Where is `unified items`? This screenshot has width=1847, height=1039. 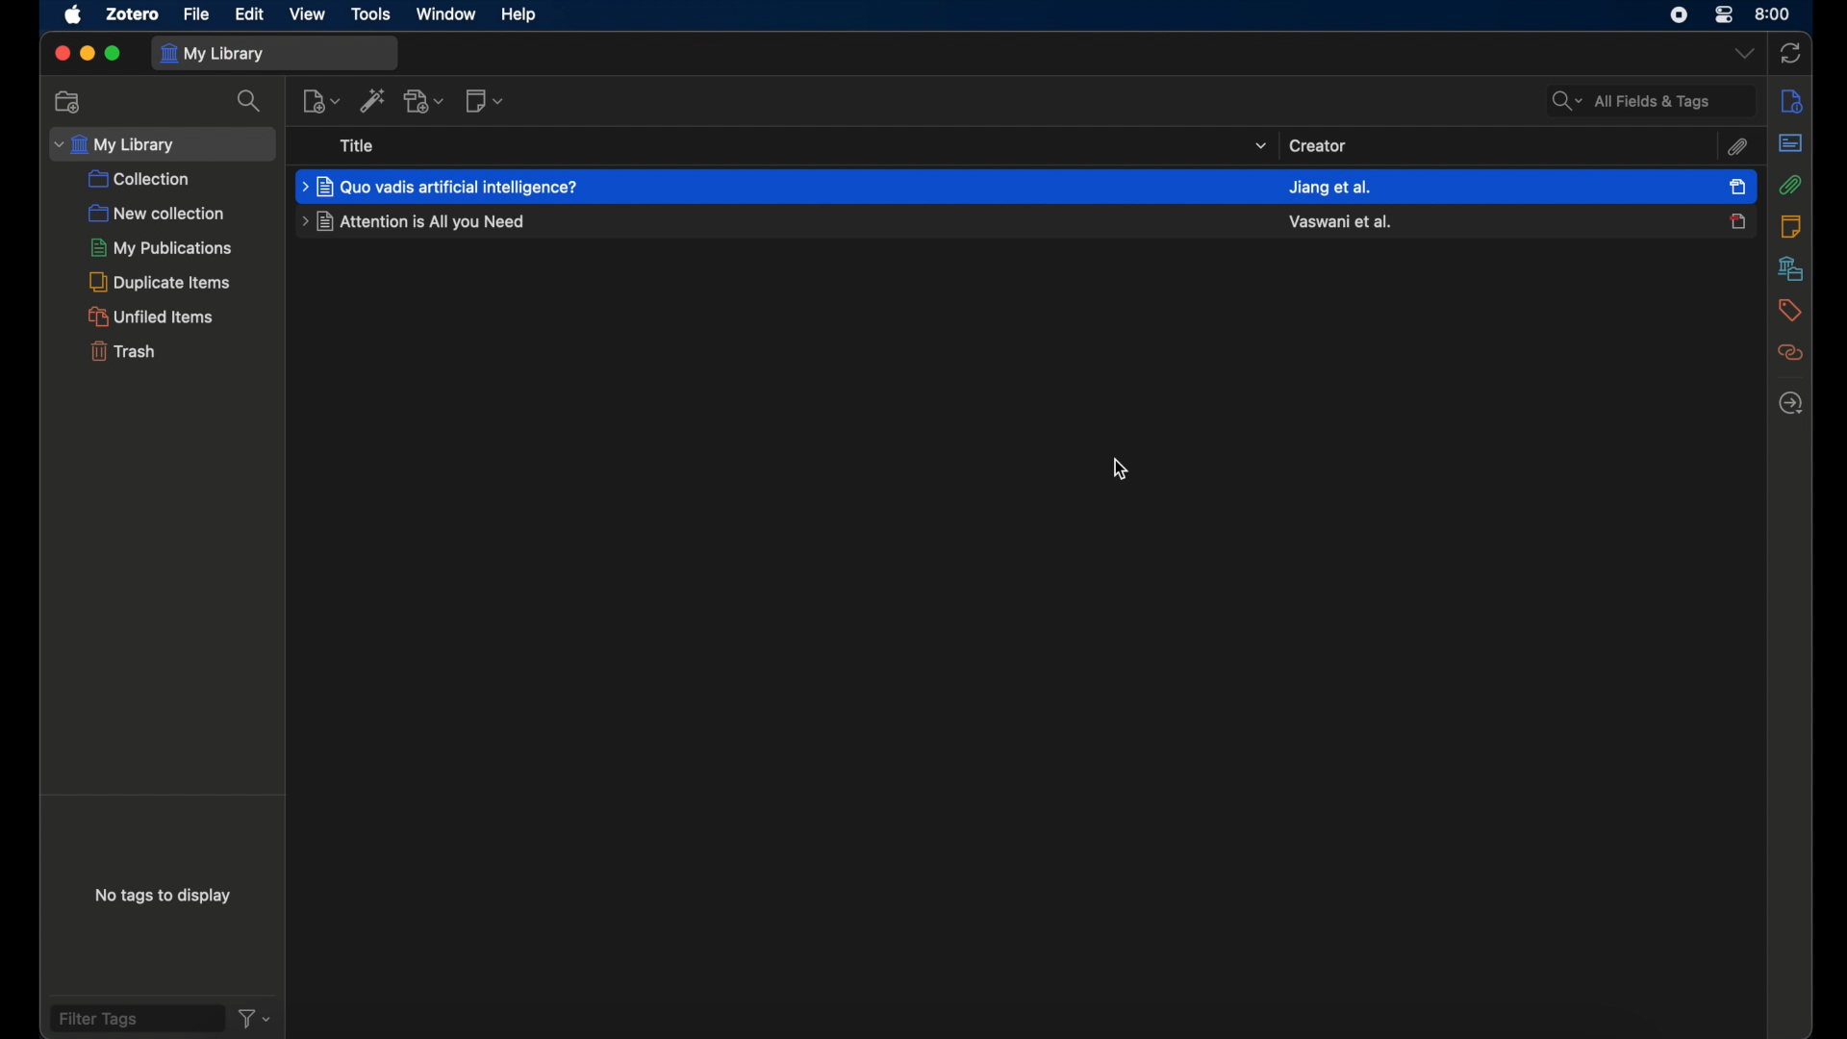 unified items is located at coordinates (150, 317).